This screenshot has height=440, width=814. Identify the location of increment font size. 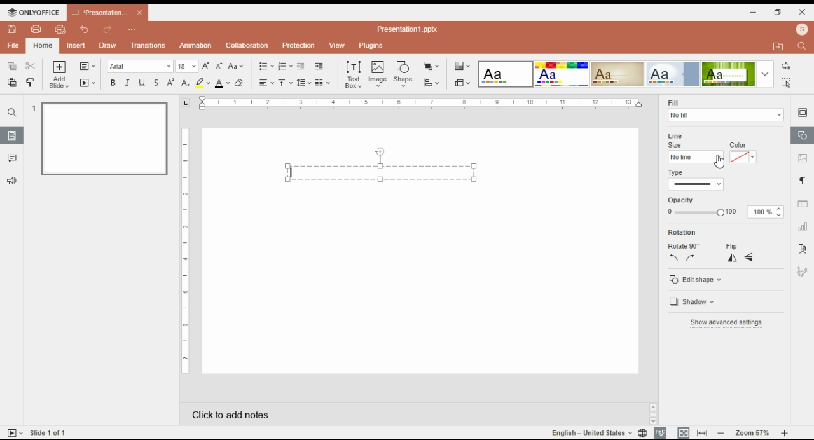
(207, 65).